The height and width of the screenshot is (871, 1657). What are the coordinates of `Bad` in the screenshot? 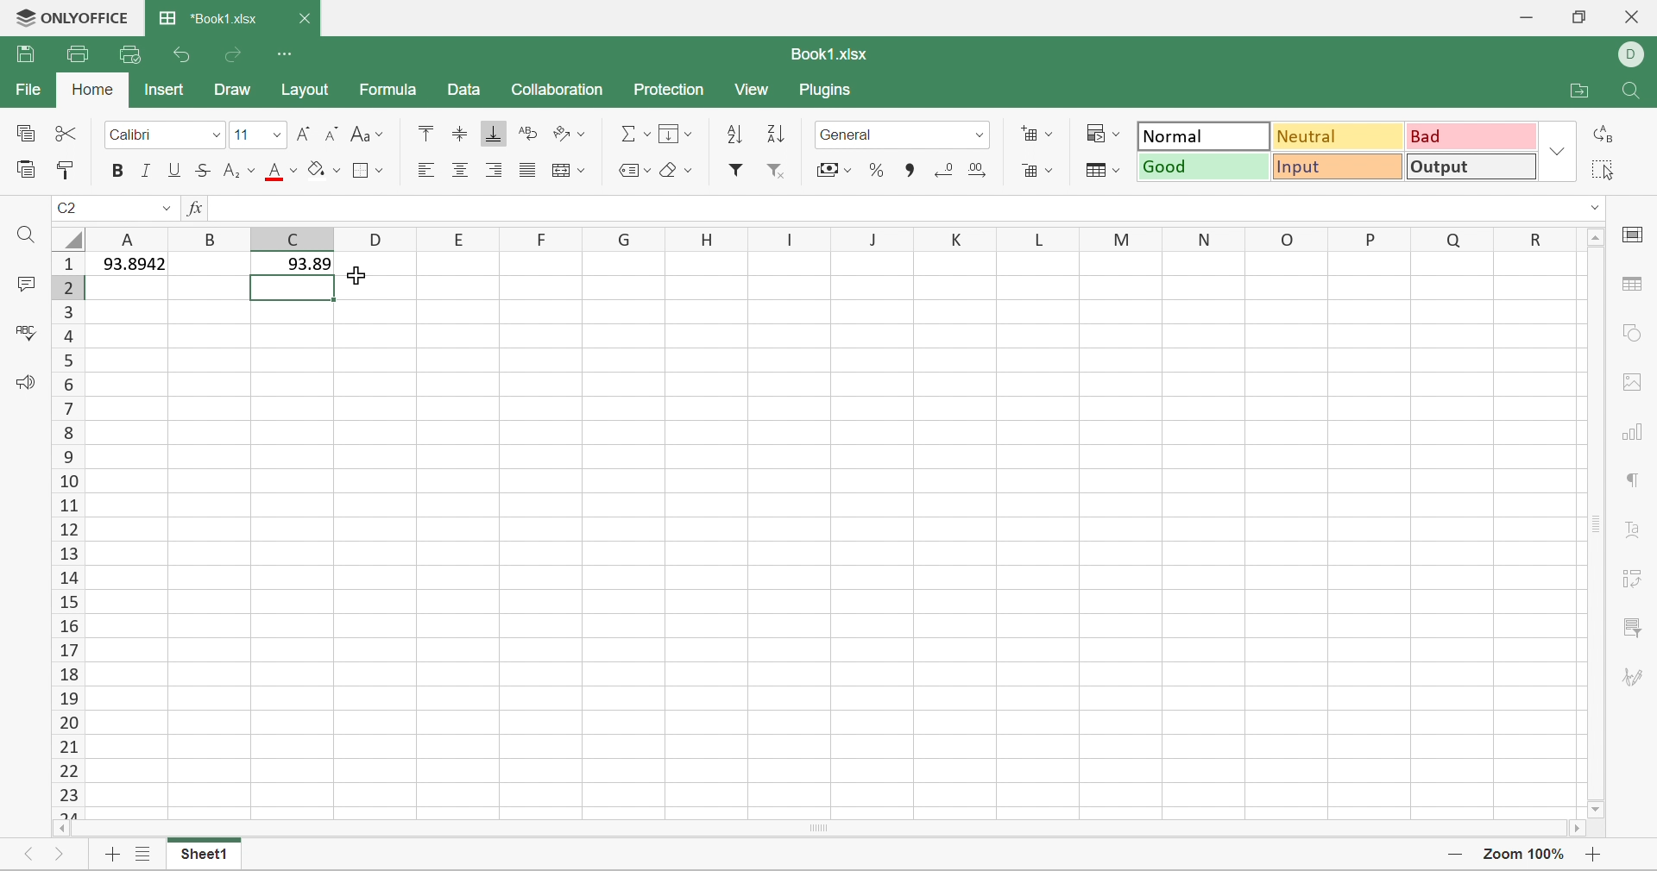 It's located at (1473, 135).